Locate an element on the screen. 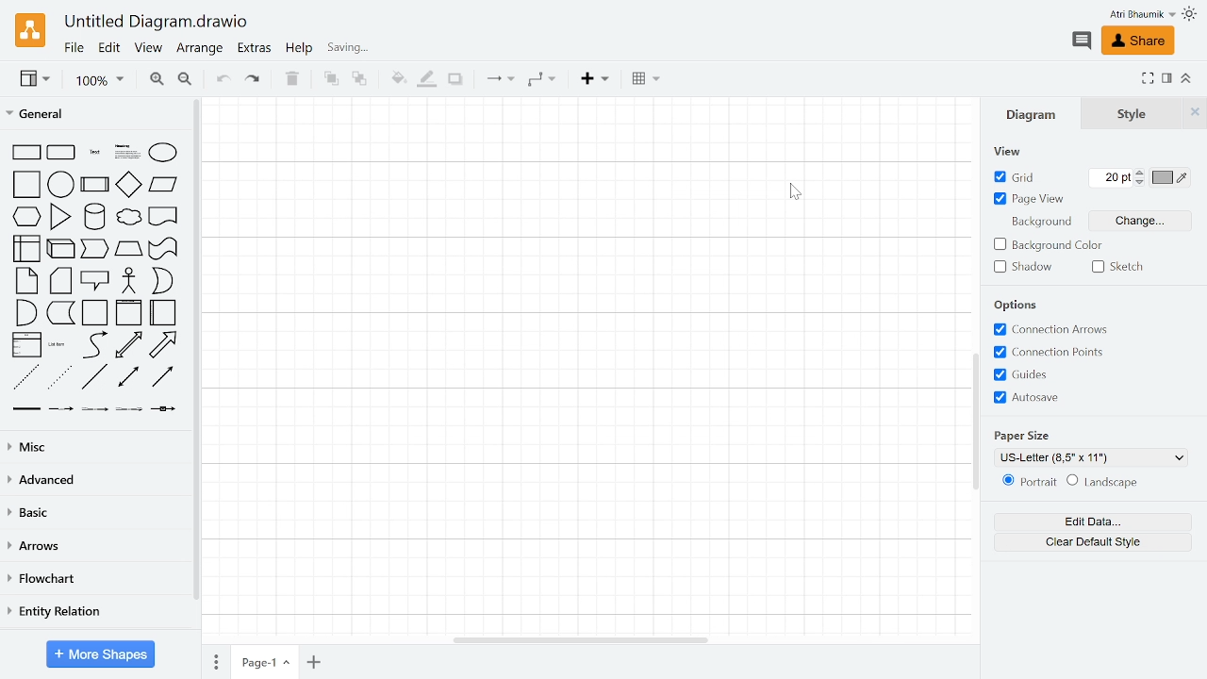  Zoom in is located at coordinates (157, 79).